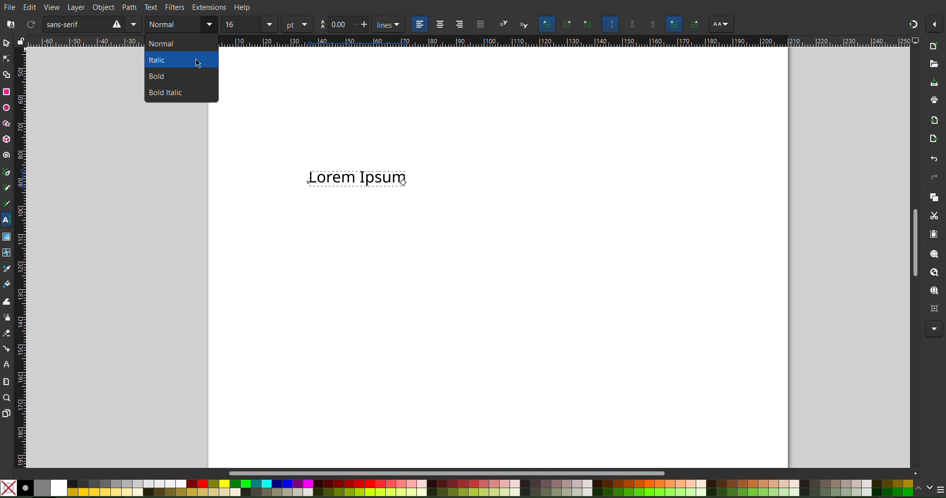  Describe the element at coordinates (180, 43) in the screenshot. I see `normal` at that location.